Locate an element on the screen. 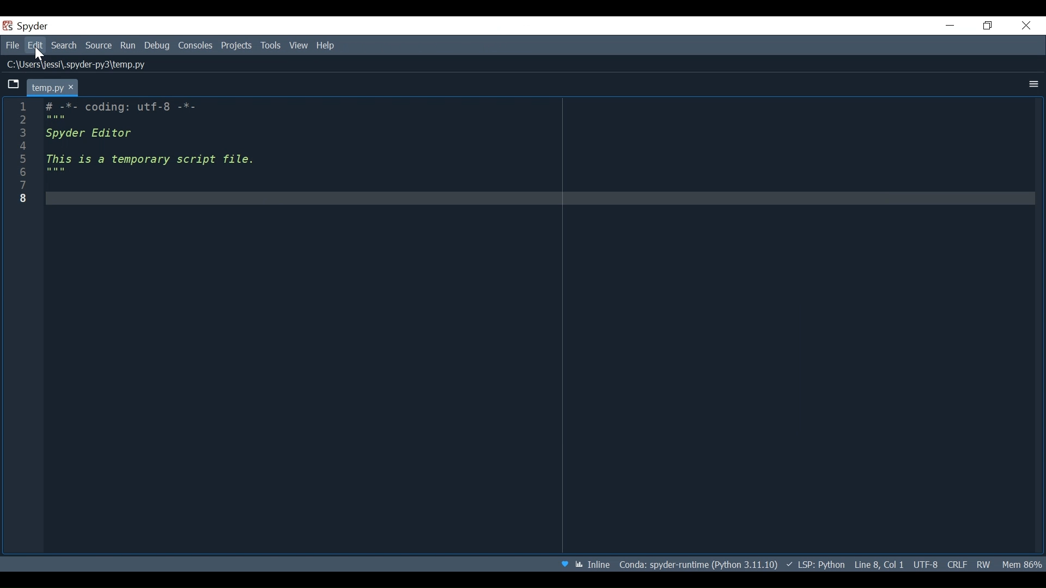 The image size is (1046, 588). Current tab is located at coordinates (45, 87).